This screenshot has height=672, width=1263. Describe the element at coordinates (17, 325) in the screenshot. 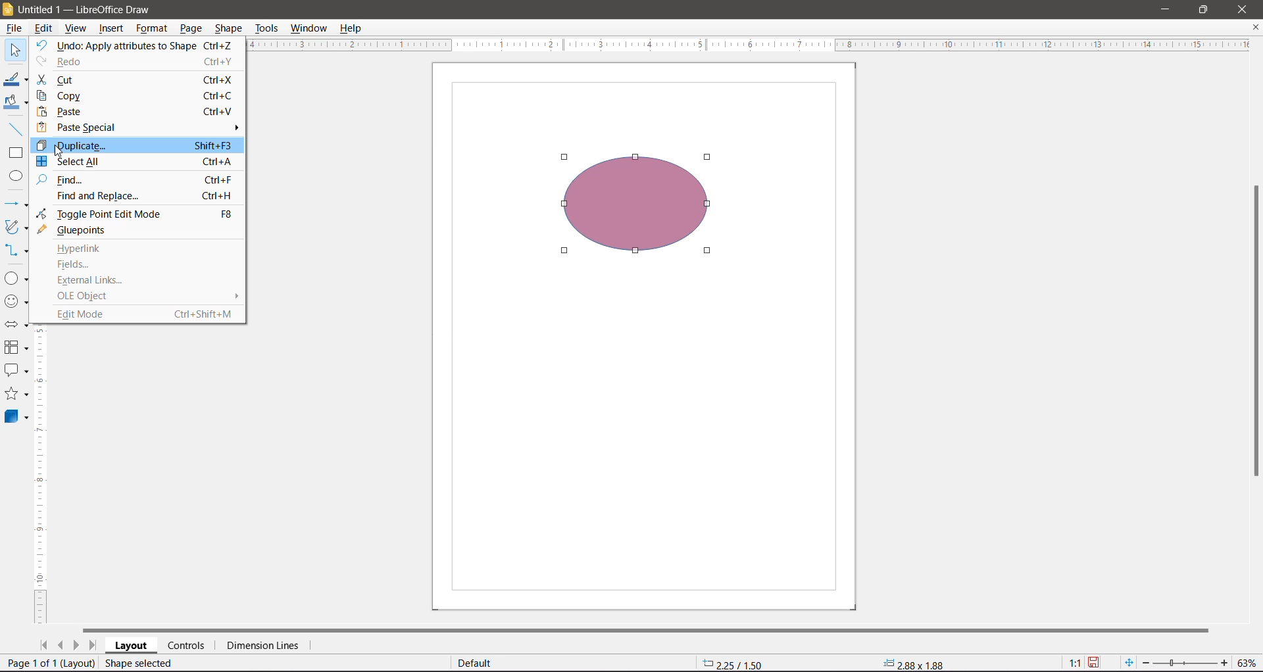

I see `Block Arrows` at that location.